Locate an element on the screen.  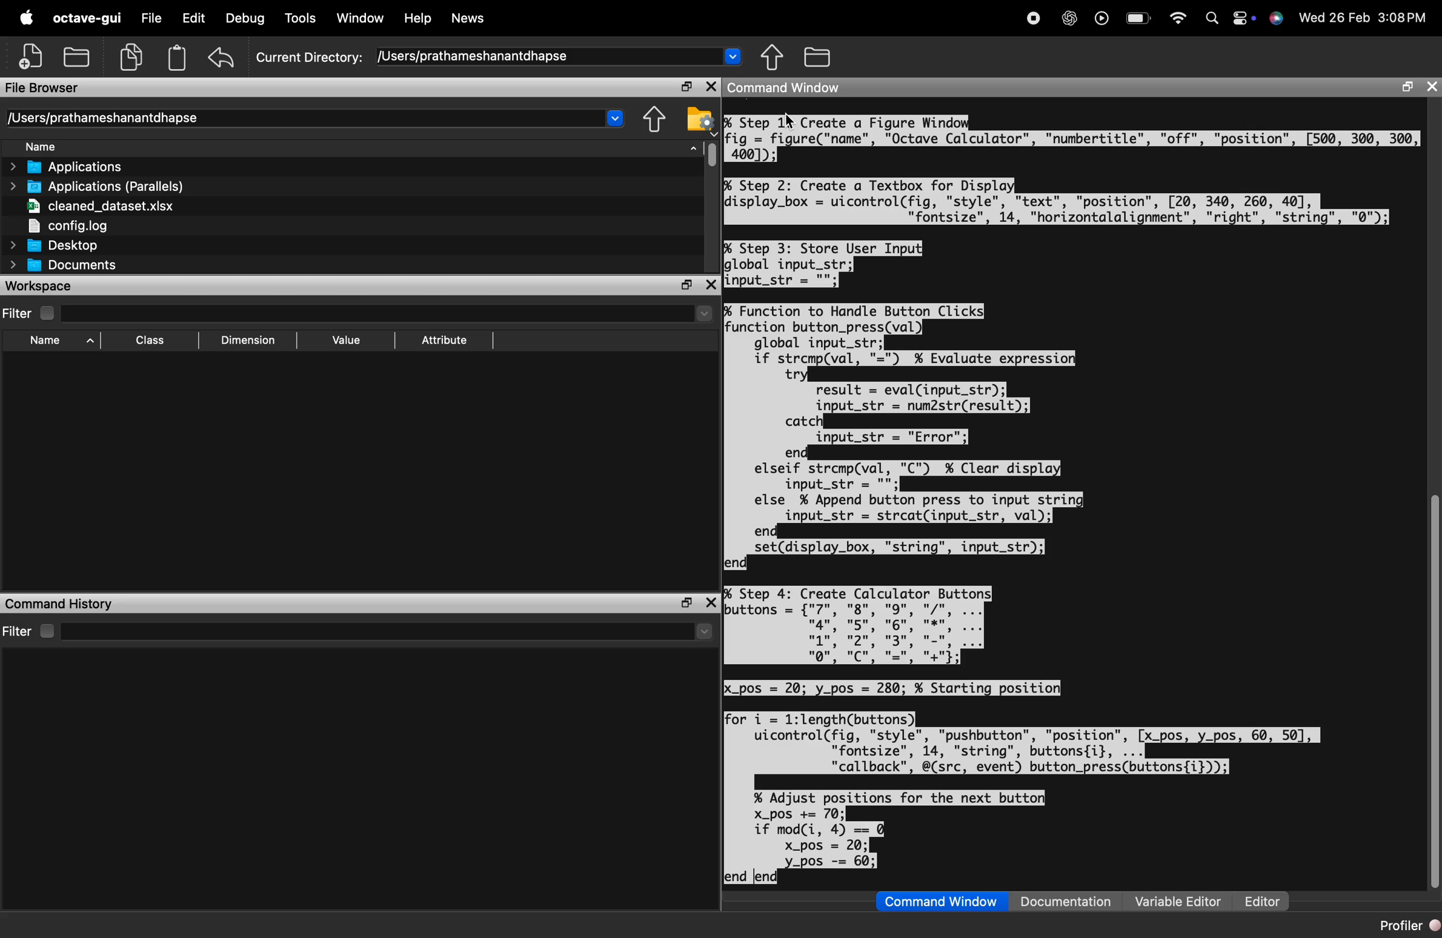
Name  is located at coordinates (58, 342).